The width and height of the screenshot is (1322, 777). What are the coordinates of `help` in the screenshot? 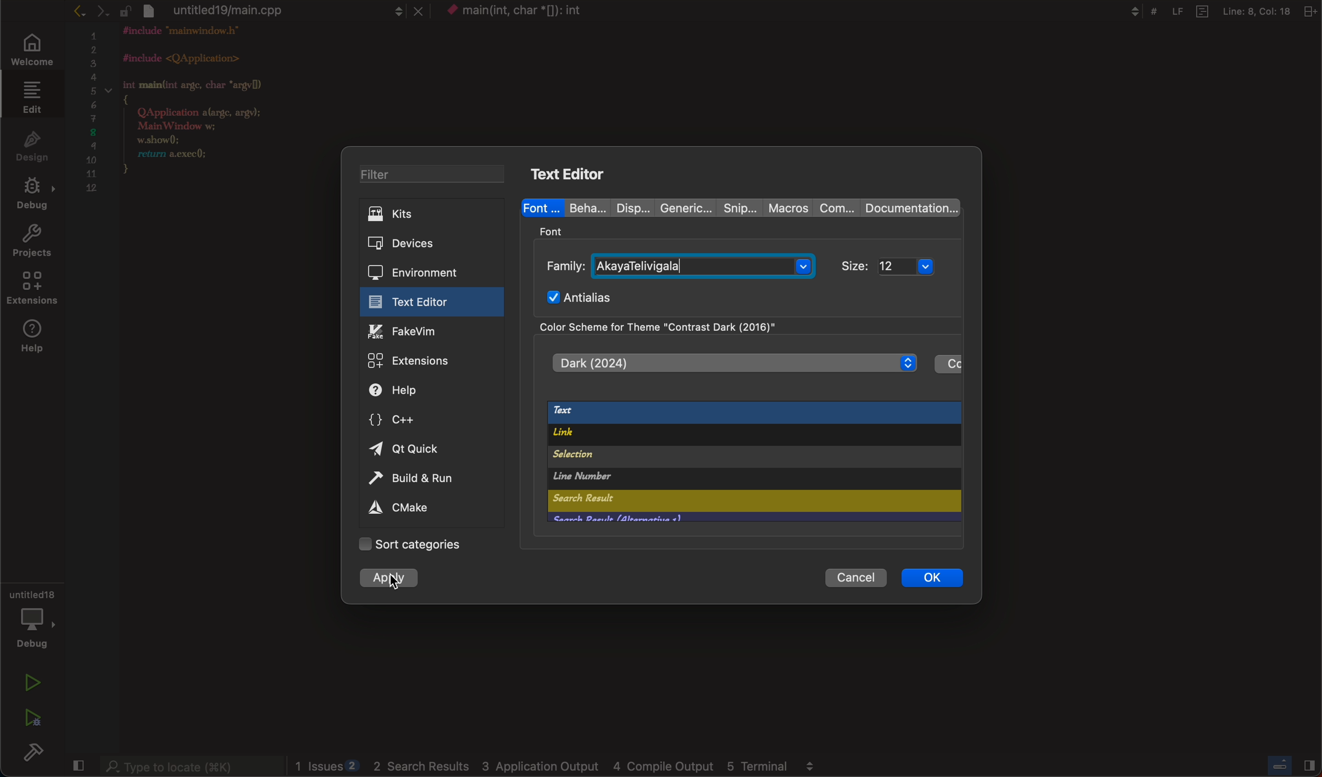 It's located at (33, 338).